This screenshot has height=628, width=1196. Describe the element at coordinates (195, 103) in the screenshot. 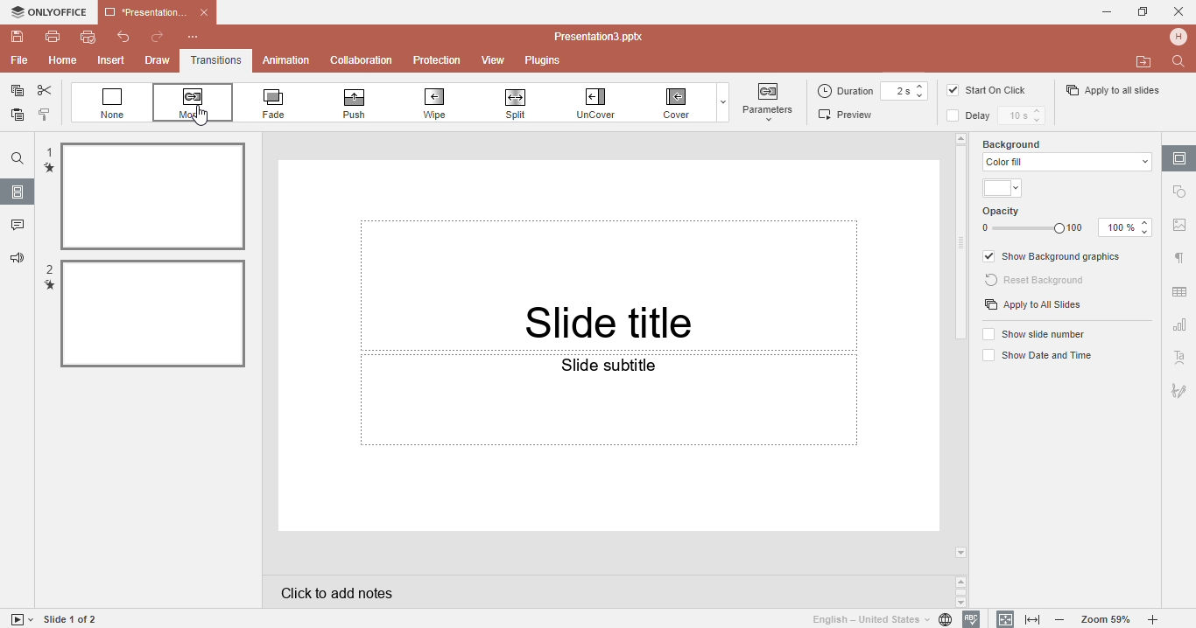

I see `Morph` at that location.